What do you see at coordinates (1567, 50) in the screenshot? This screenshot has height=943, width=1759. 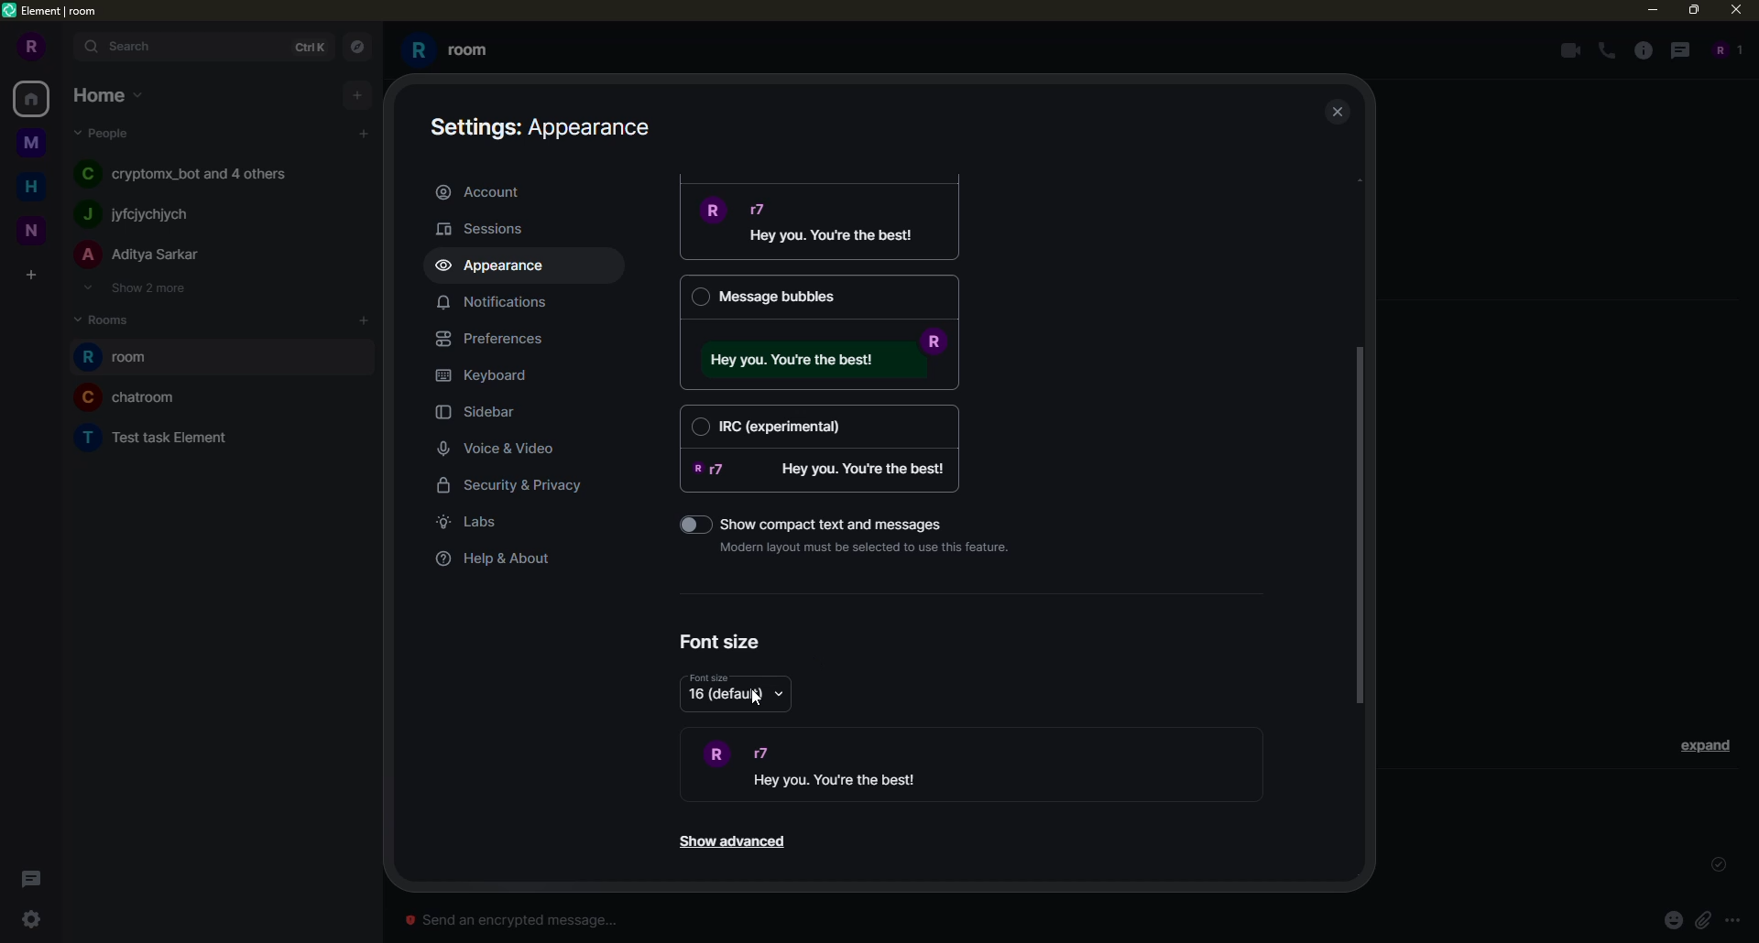 I see `video call` at bounding box center [1567, 50].